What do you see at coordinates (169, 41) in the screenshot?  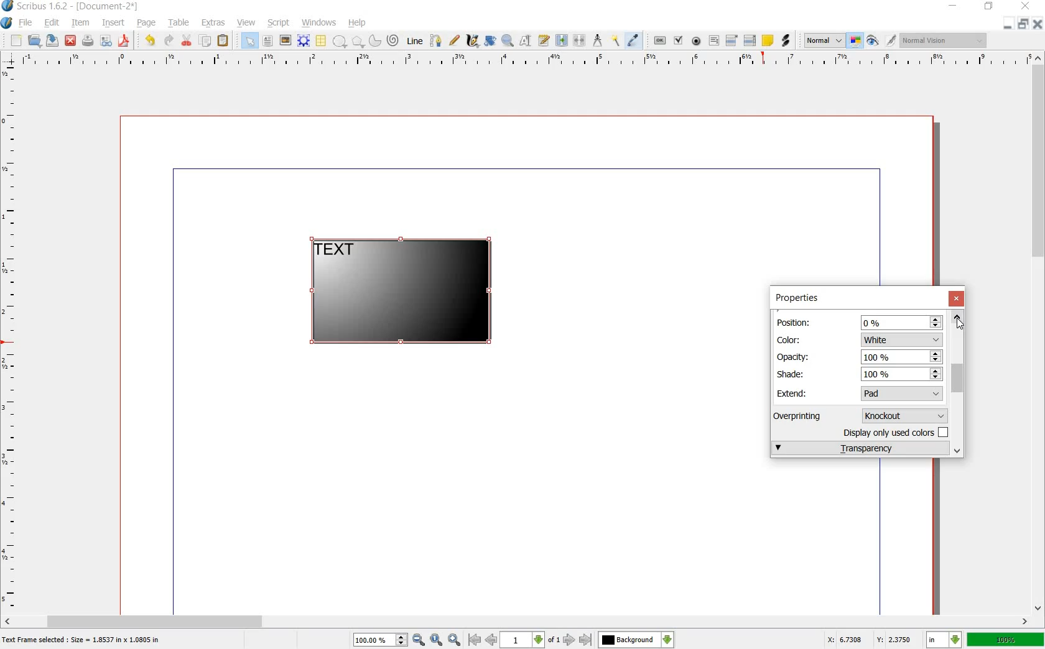 I see `redo` at bounding box center [169, 41].